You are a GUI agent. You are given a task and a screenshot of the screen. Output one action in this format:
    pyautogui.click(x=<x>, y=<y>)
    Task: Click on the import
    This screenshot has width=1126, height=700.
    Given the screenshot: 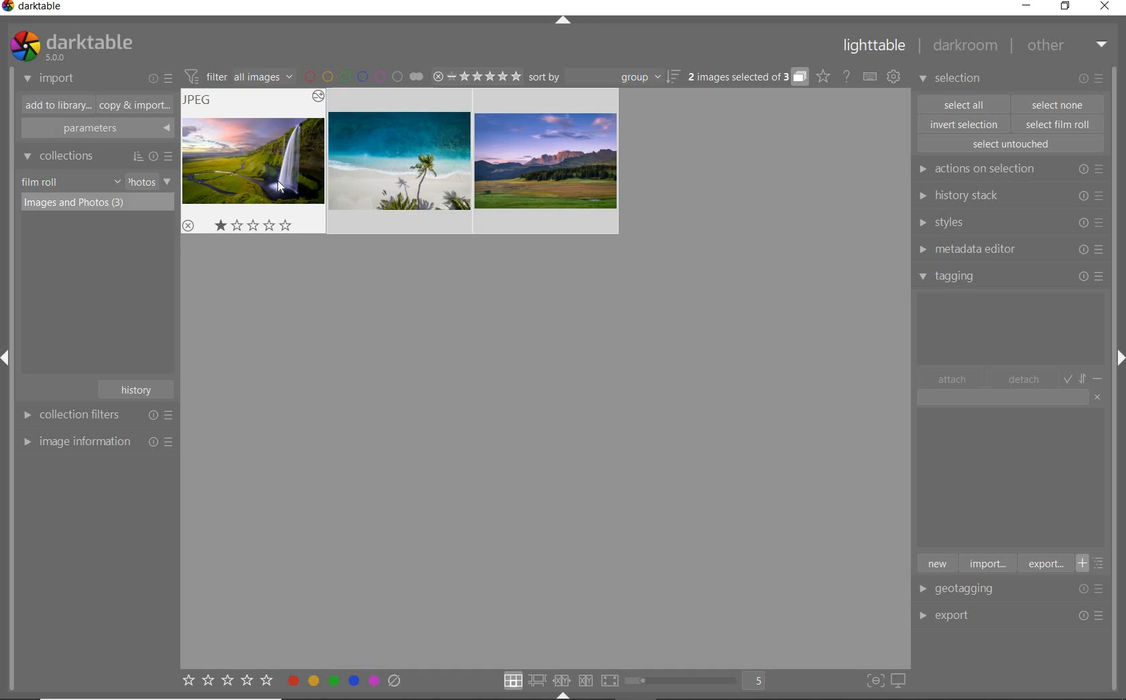 What is the action you would take?
    pyautogui.click(x=50, y=79)
    